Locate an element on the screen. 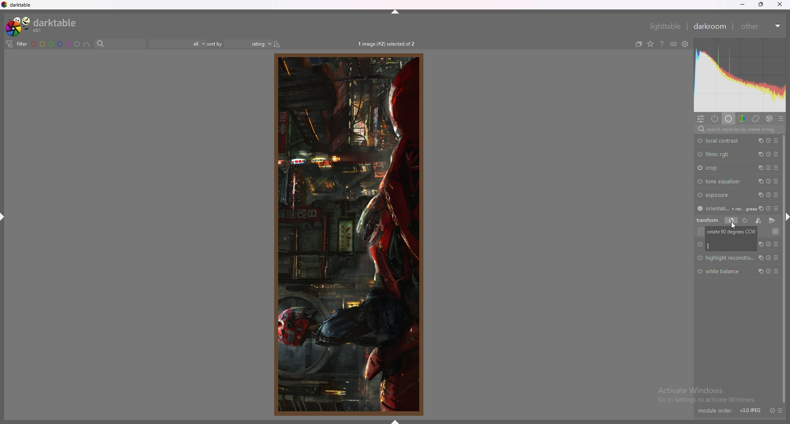  hide is located at coordinates (395, 11).